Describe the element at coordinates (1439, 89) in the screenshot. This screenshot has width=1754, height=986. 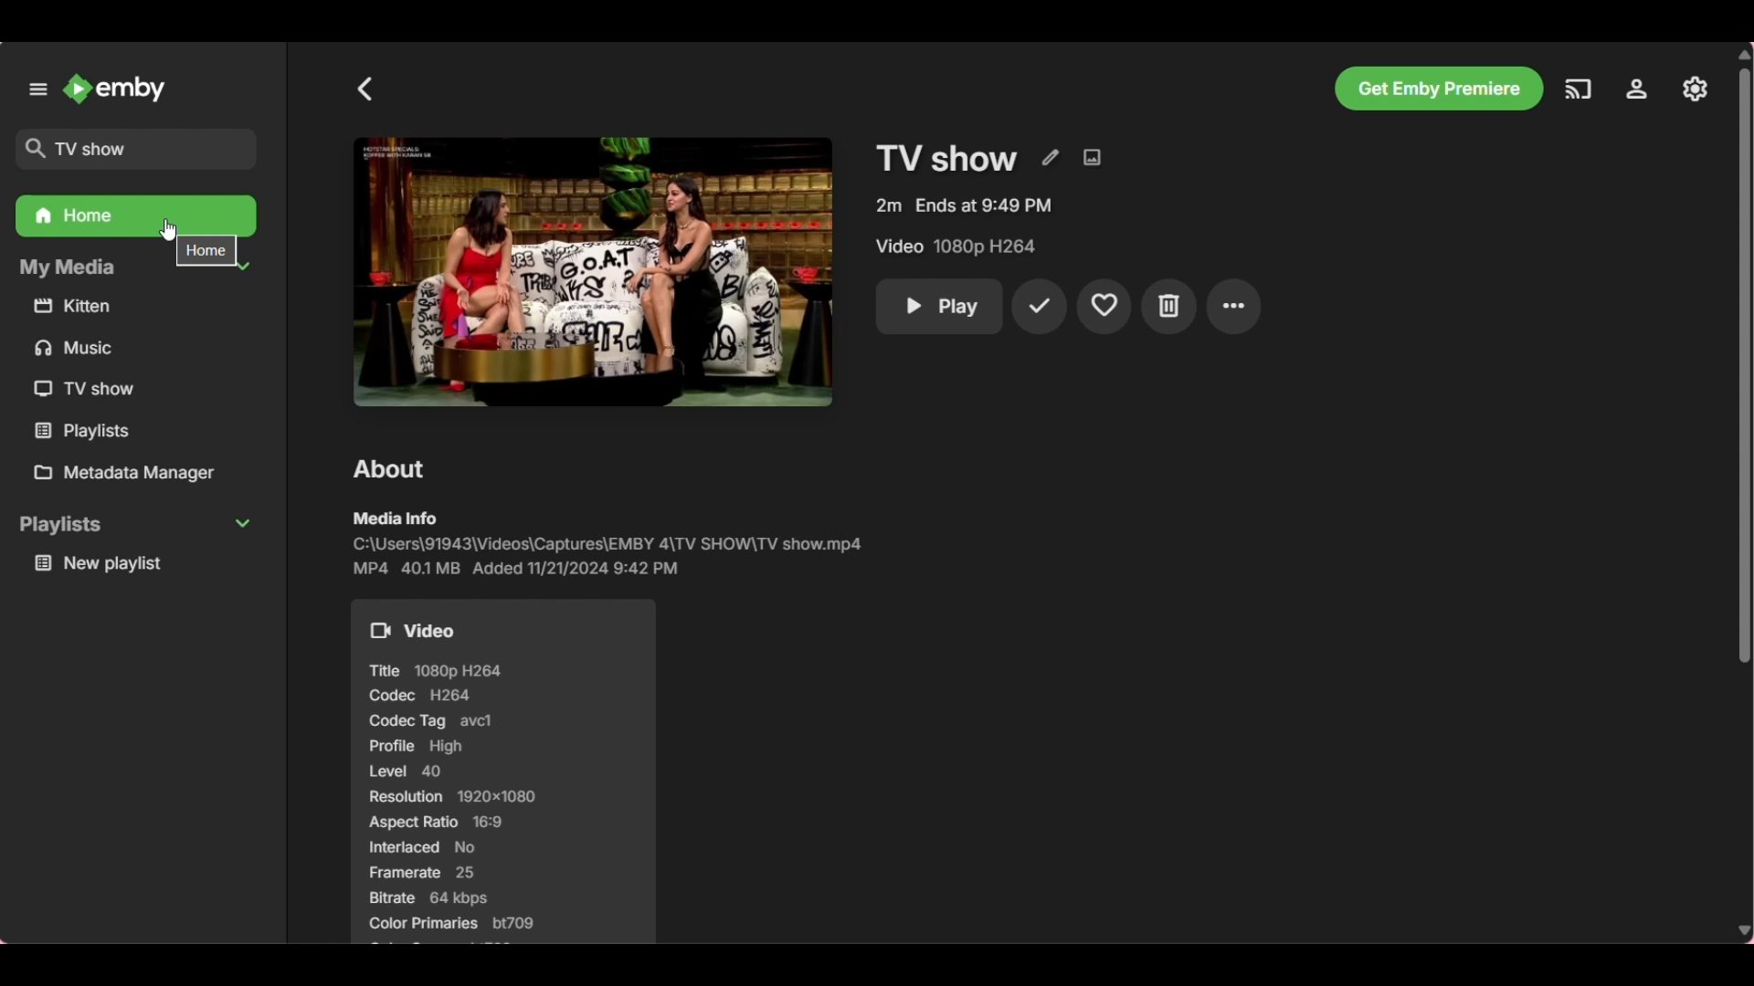
I see `Get Emby premiere` at that location.